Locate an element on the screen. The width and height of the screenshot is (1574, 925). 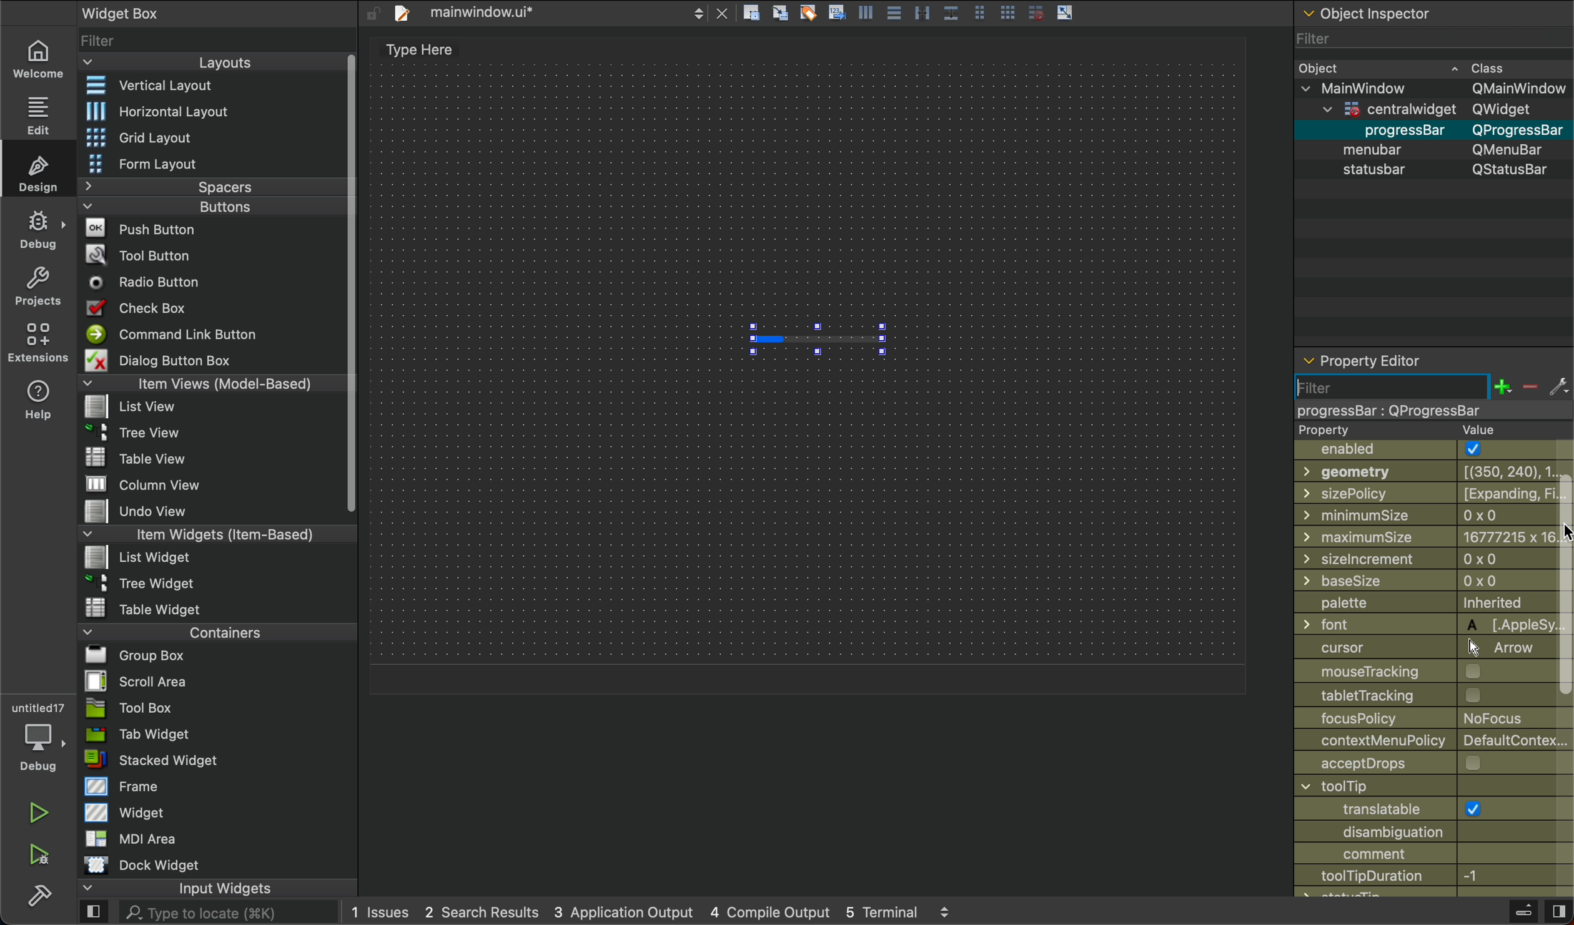
edit is located at coordinates (36, 113).